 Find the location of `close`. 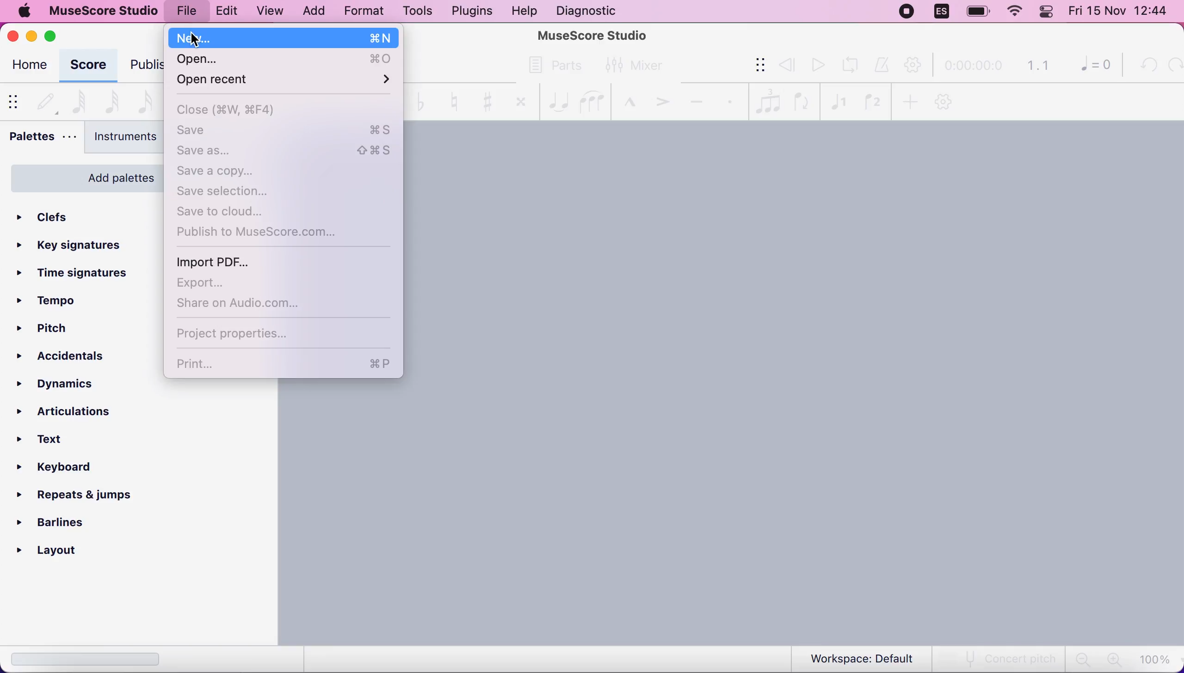

close is located at coordinates (256, 109).